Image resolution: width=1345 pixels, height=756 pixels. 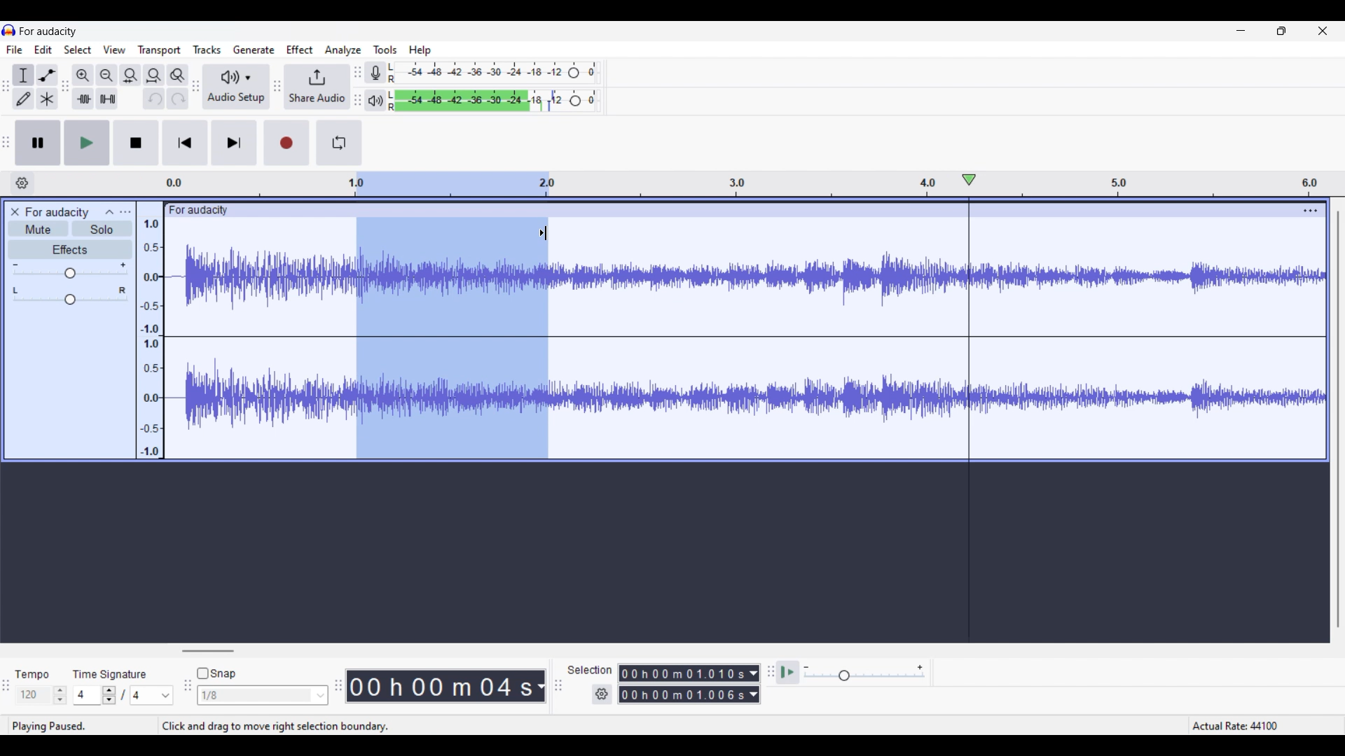 What do you see at coordinates (420, 50) in the screenshot?
I see `Help menu` at bounding box center [420, 50].